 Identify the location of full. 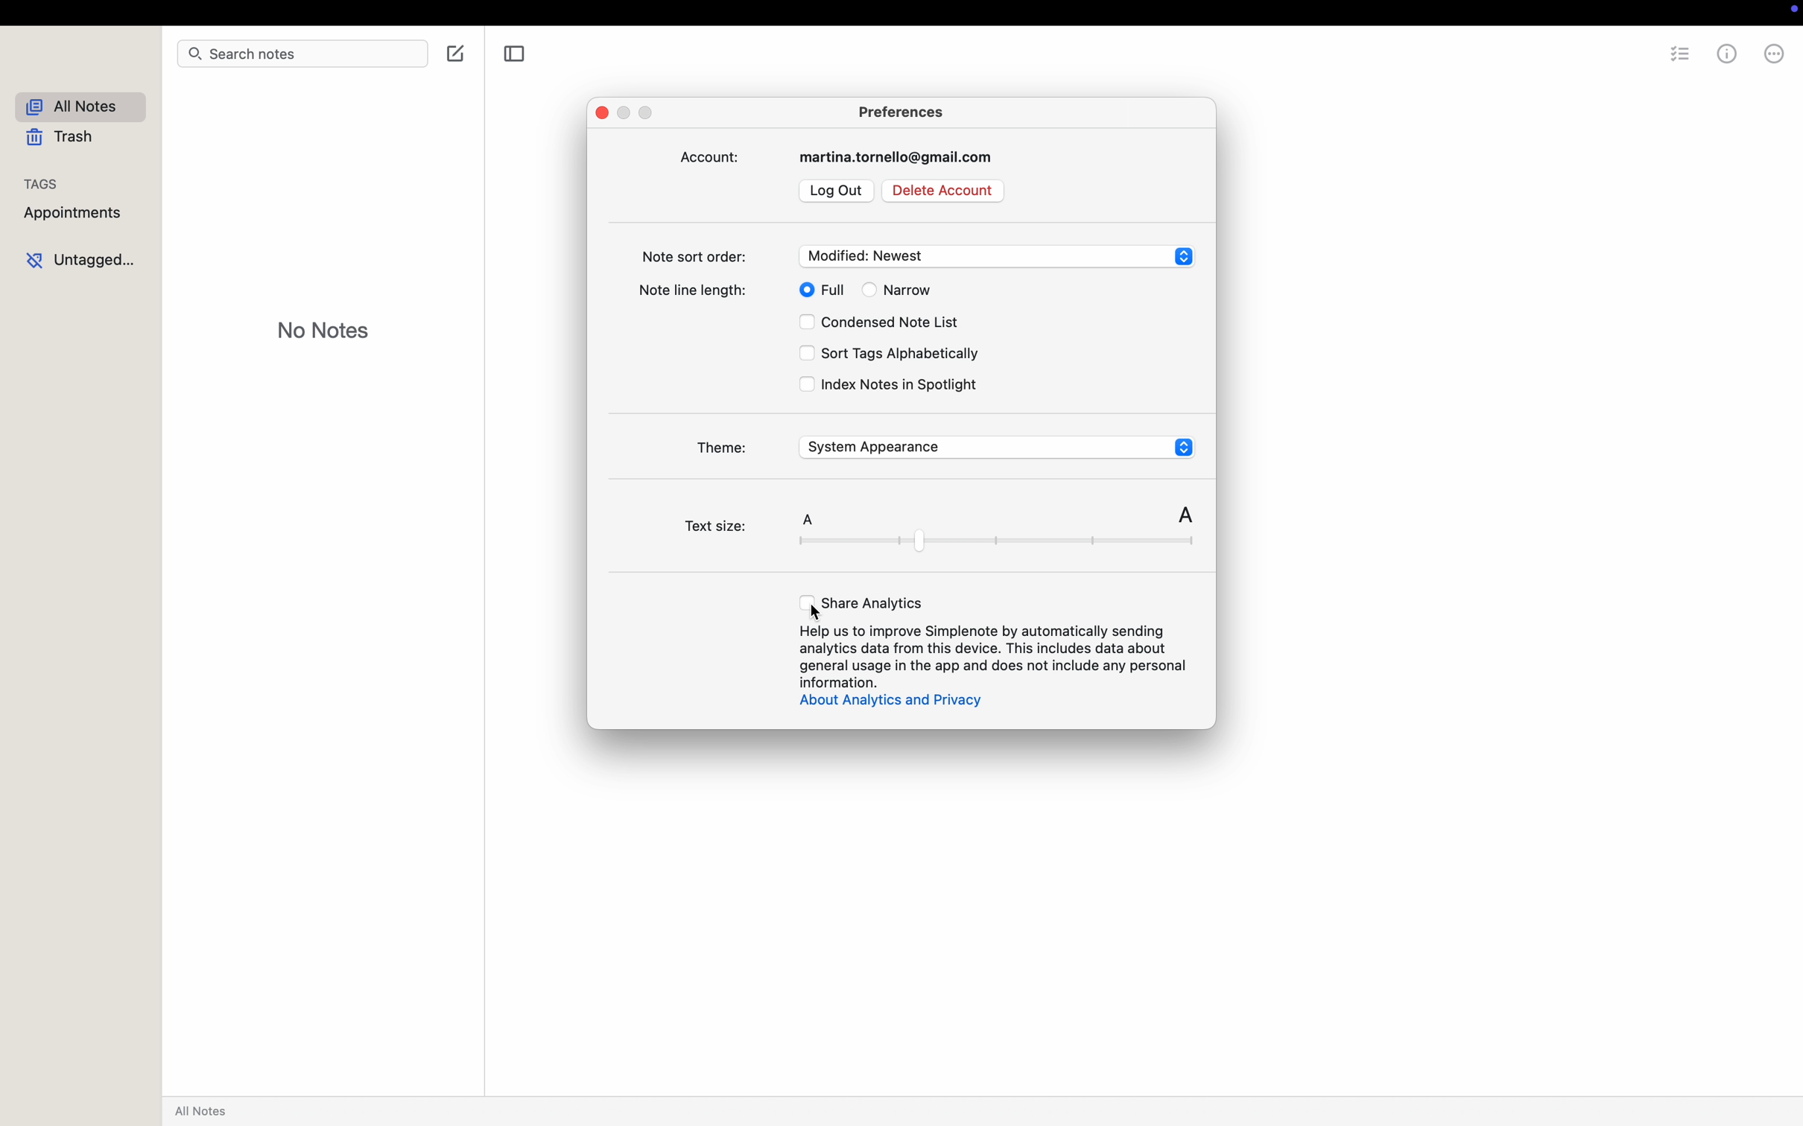
(823, 289).